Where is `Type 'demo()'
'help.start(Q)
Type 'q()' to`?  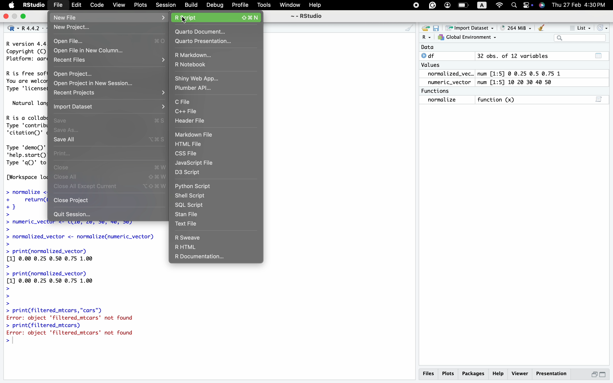 Type 'demo()'
'help.start(Q)
Type 'q()' to is located at coordinates (27, 155).